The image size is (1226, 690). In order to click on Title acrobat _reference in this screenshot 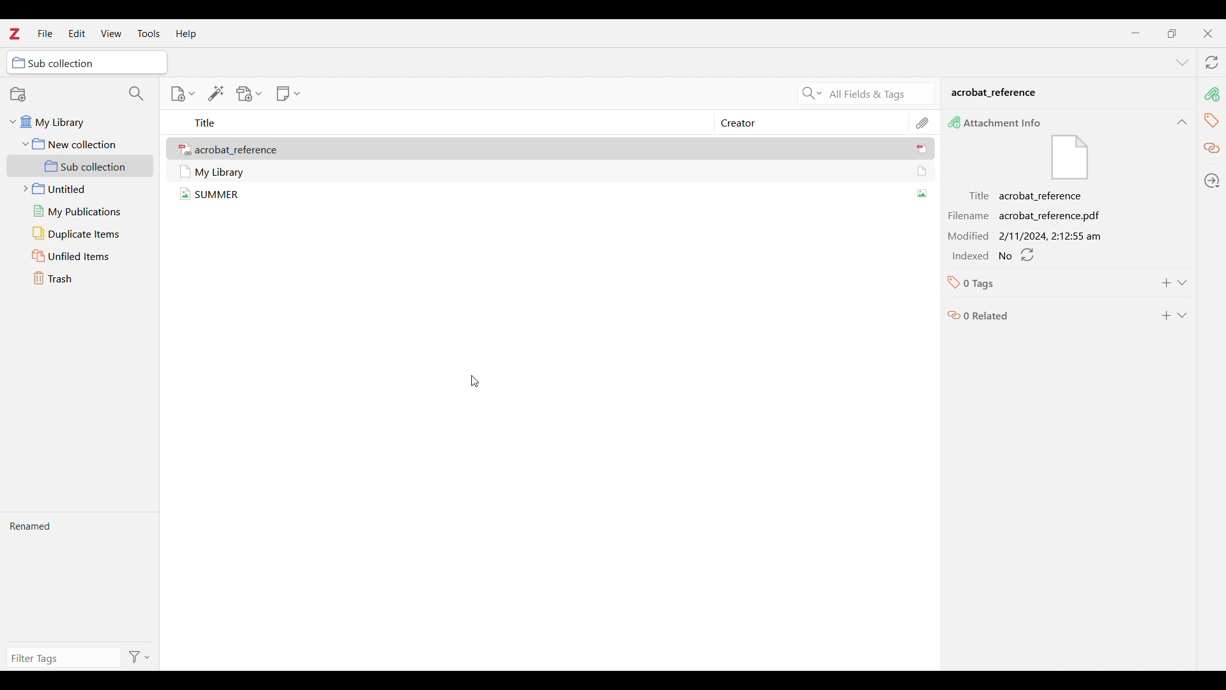, I will do `click(1029, 195)`.